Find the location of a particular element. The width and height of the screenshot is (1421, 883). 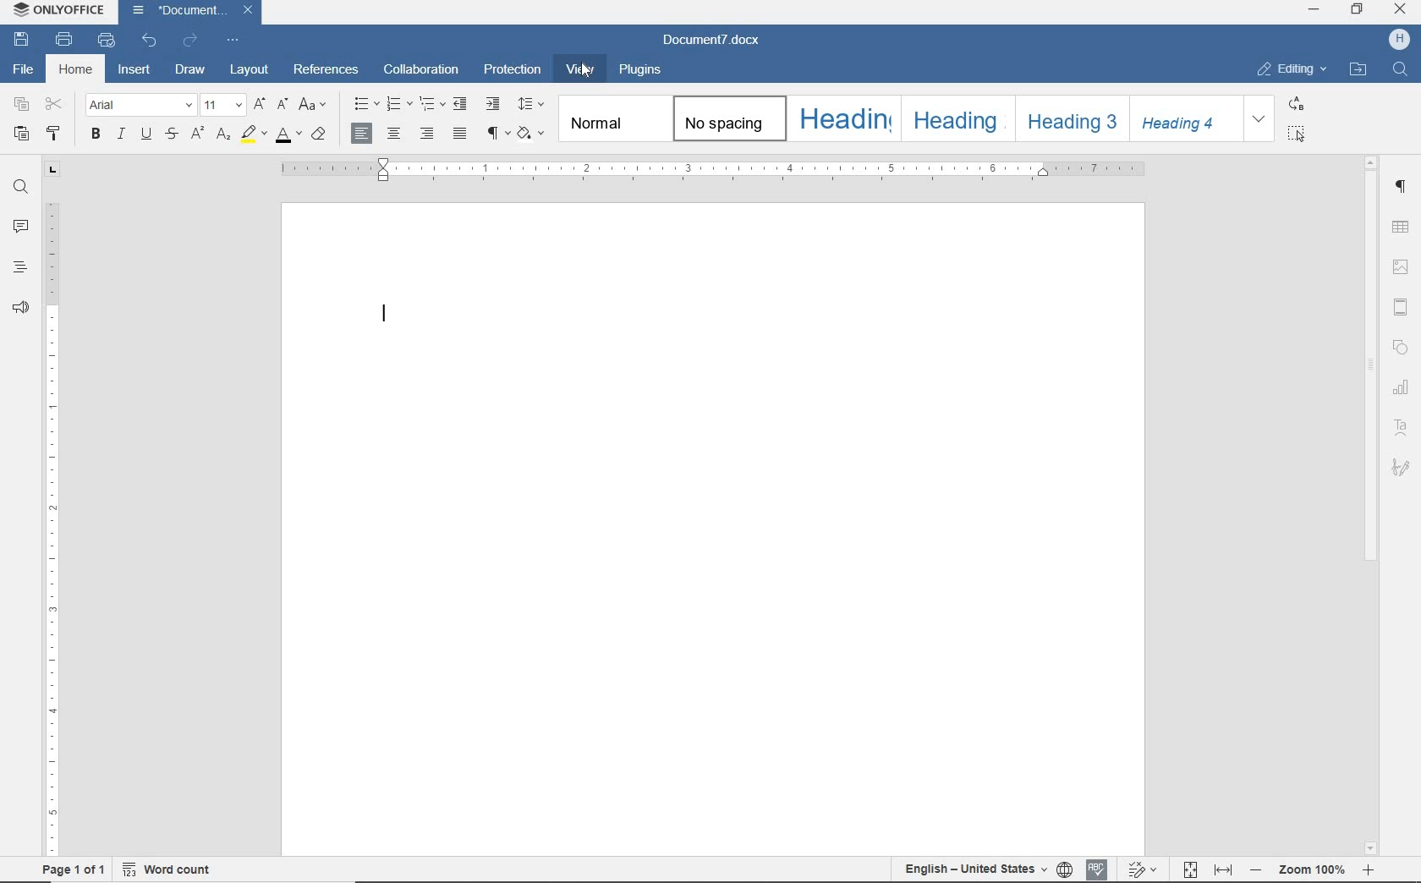

HEADING 3 is located at coordinates (1069, 119).